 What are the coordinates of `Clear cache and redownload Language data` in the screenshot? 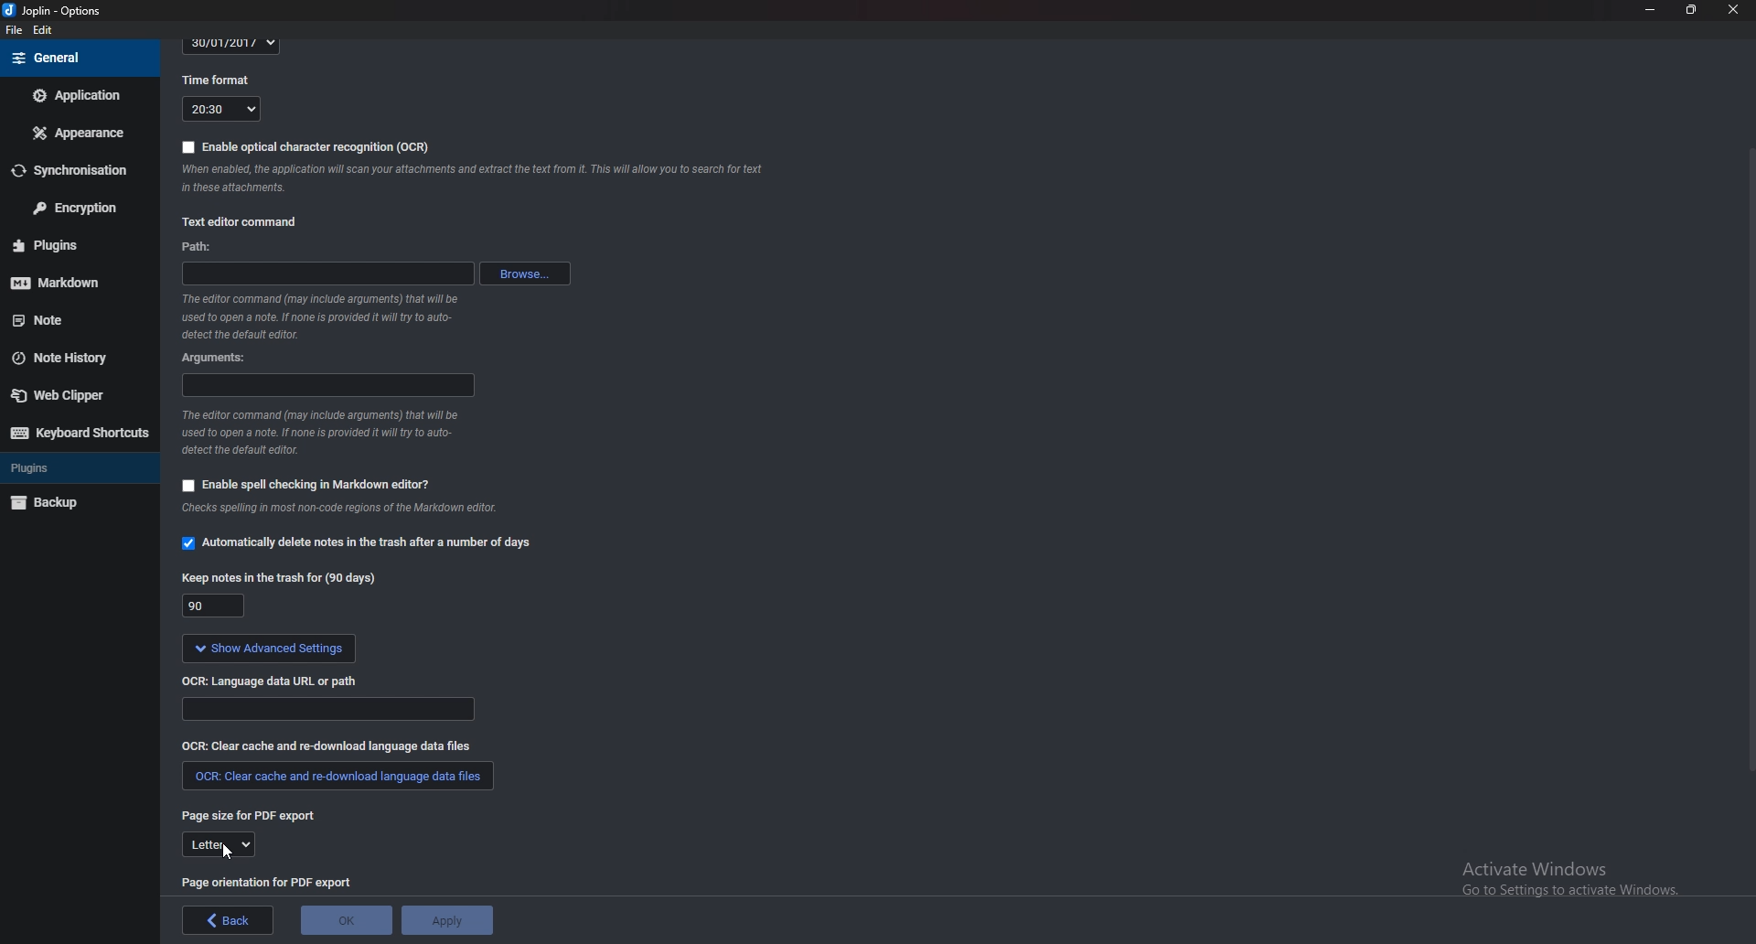 It's located at (333, 745).